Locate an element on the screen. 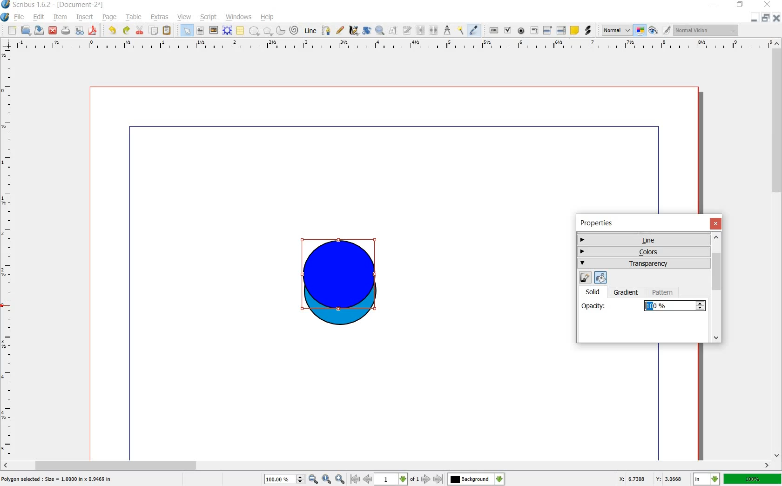 This screenshot has height=486, width=782. scrollbar is located at coordinates (717, 288).